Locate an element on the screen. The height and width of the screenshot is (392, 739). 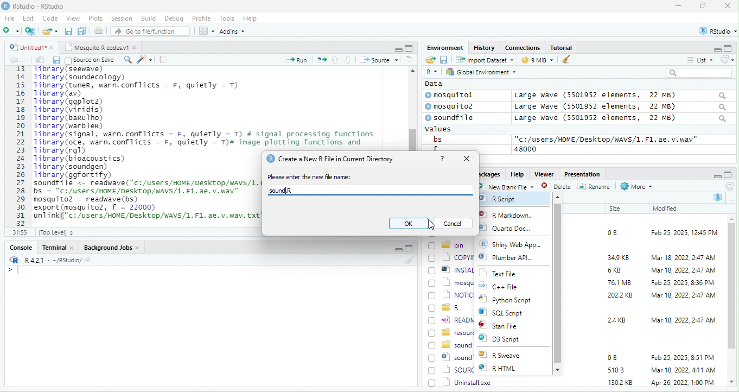
5108 is located at coordinates (613, 369).